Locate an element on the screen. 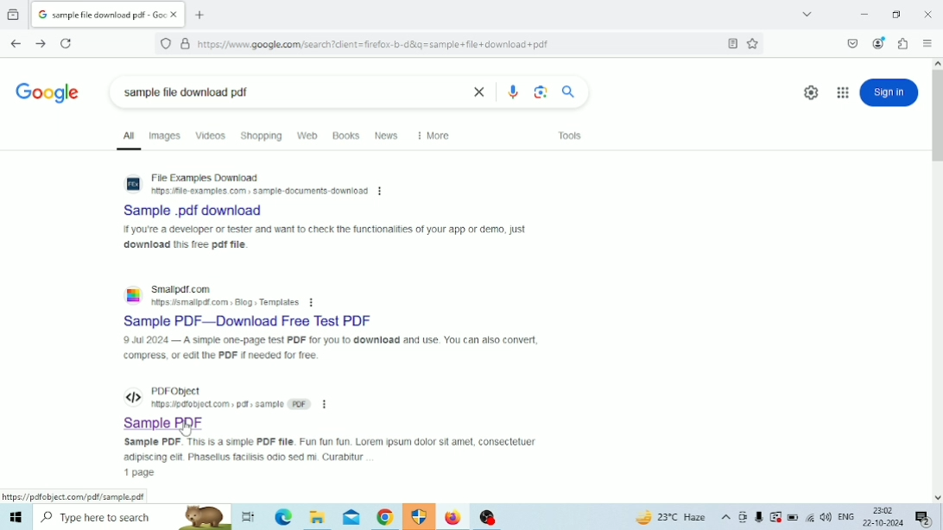 Image resolution: width=943 pixels, height=530 pixels. Battery is located at coordinates (794, 517).